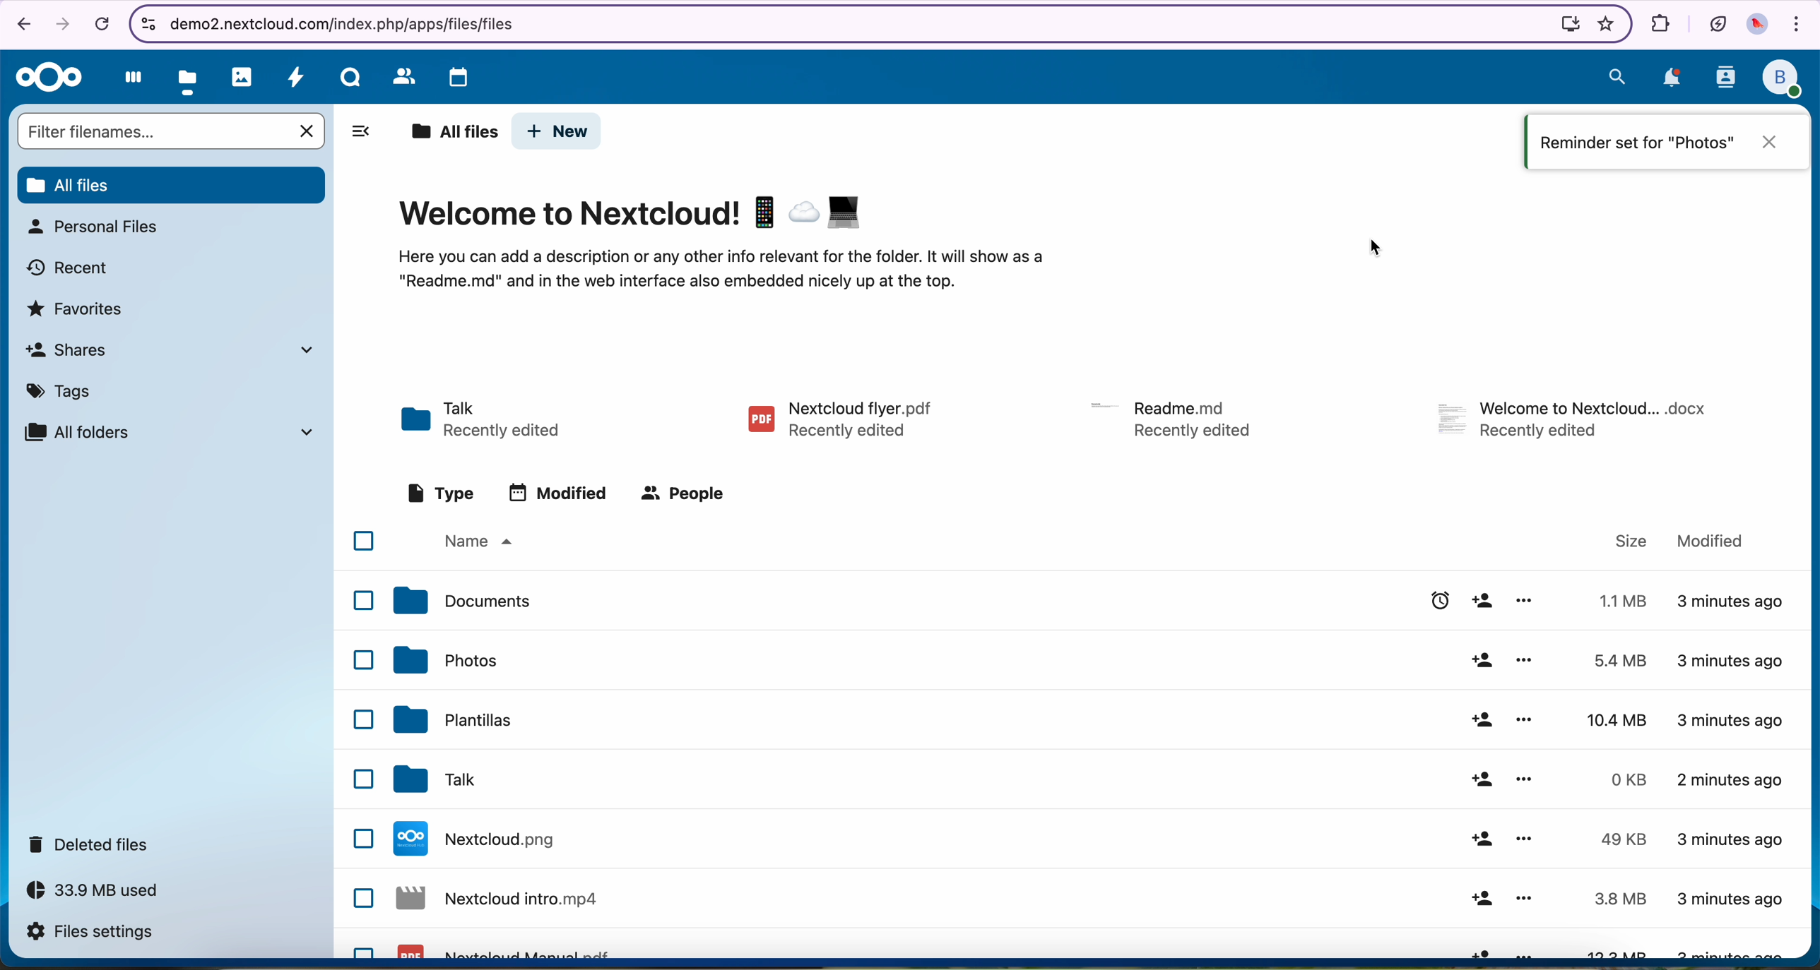 This screenshot has height=970, width=1820. What do you see at coordinates (1565, 25) in the screenshot?
I see `install Nextcloud` at bounding box center [1565, 25].